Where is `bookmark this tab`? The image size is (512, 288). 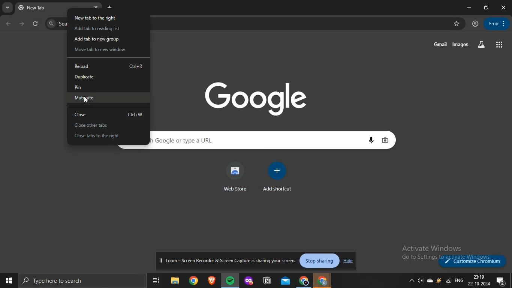 bookmark this tab is located at coordinates (457, 24).